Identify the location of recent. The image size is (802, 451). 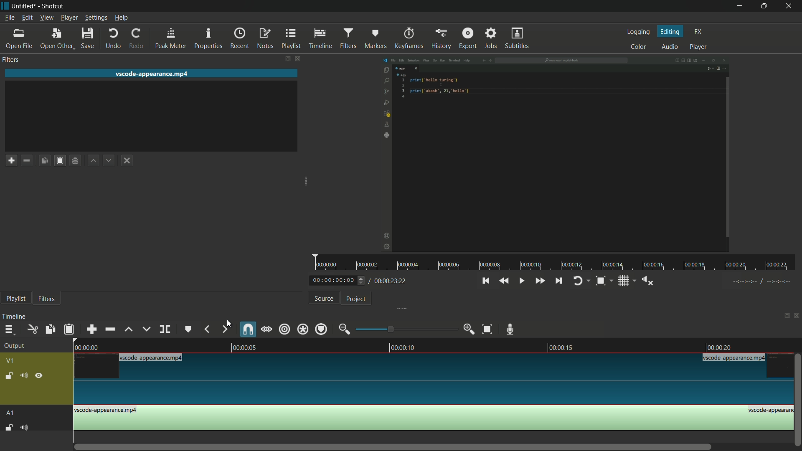
(240, 38).